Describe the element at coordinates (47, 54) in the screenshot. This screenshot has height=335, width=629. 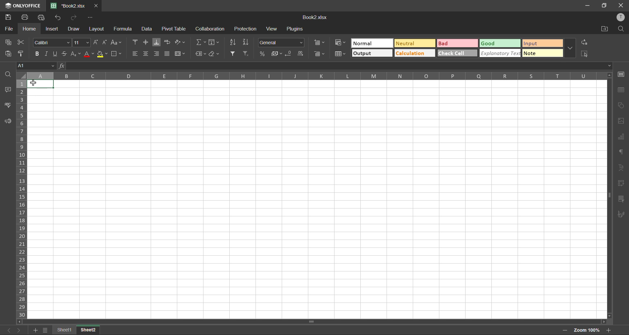
I see `italic` at that location.